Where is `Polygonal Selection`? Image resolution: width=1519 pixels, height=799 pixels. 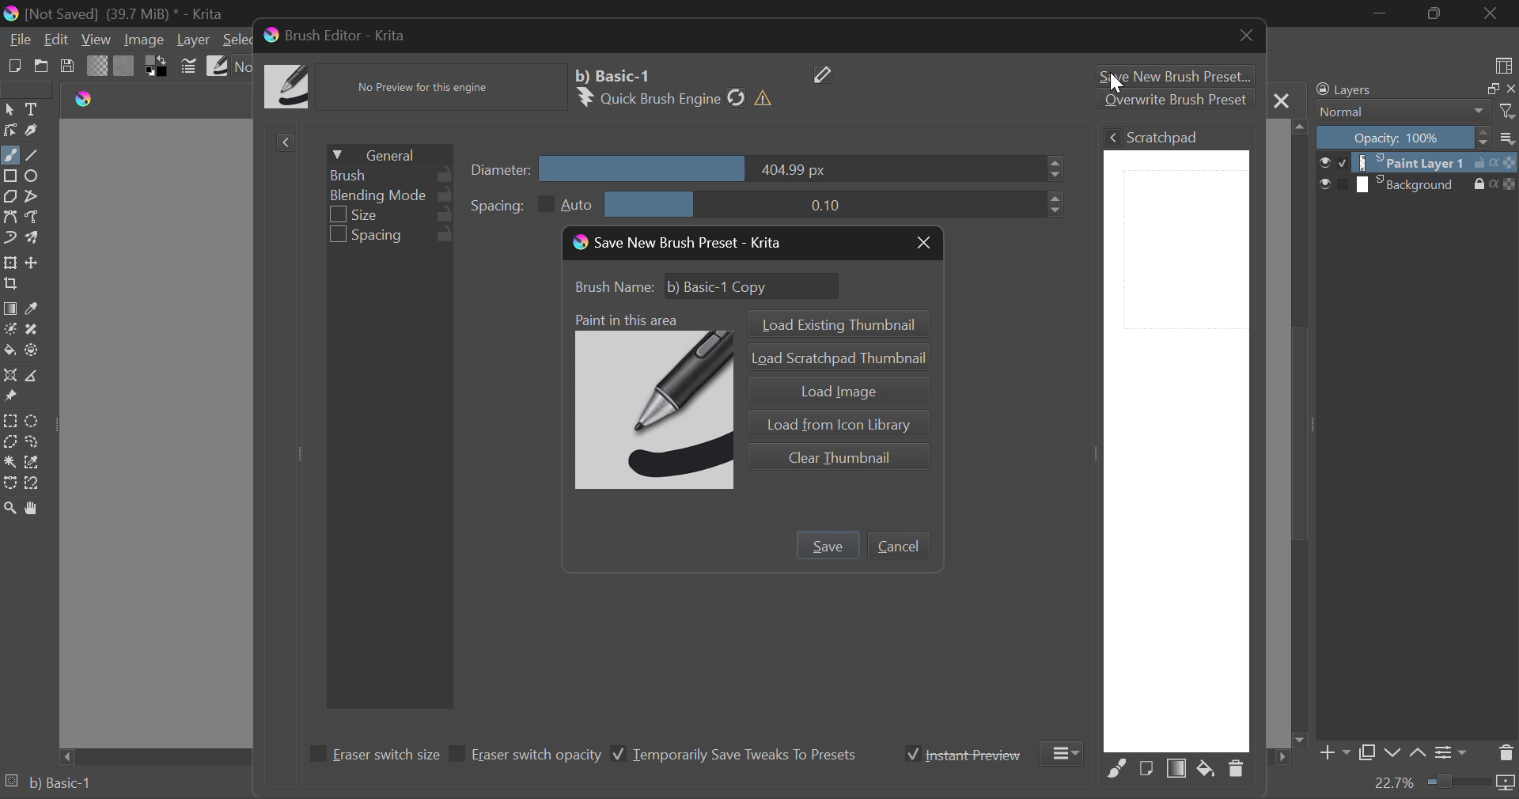 Polygonal Selection is located at coordinates (9, 441).